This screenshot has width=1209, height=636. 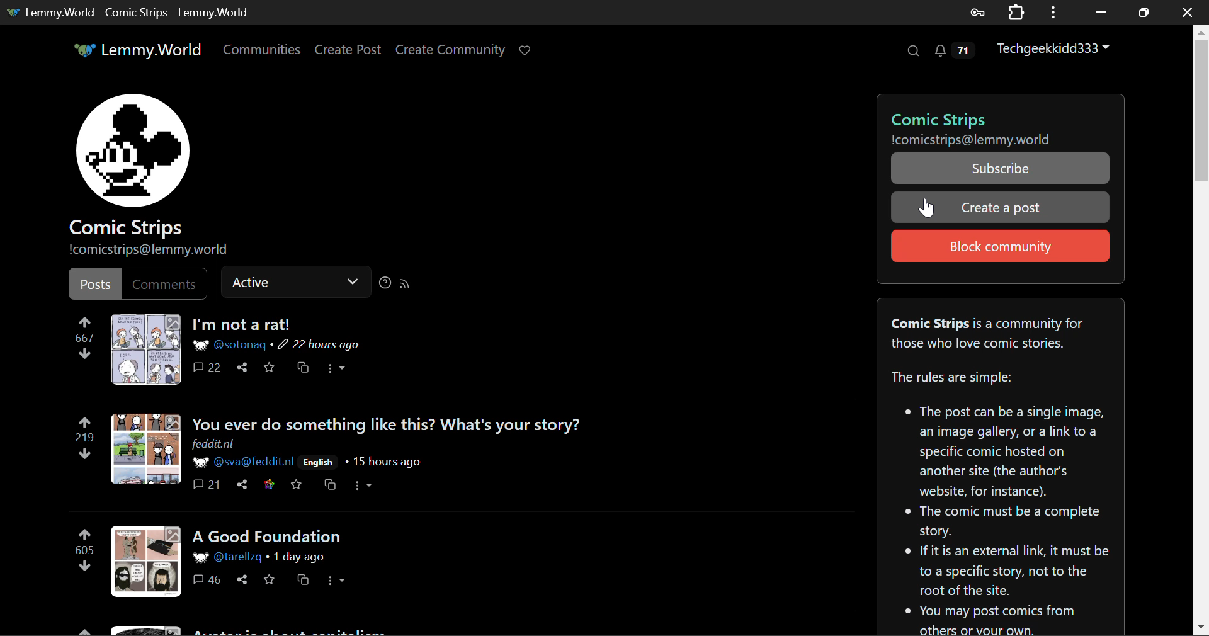 What do you see at coordinates (242, 483) in the screenshot?
I see `Share` at bounding box center [242, 483].